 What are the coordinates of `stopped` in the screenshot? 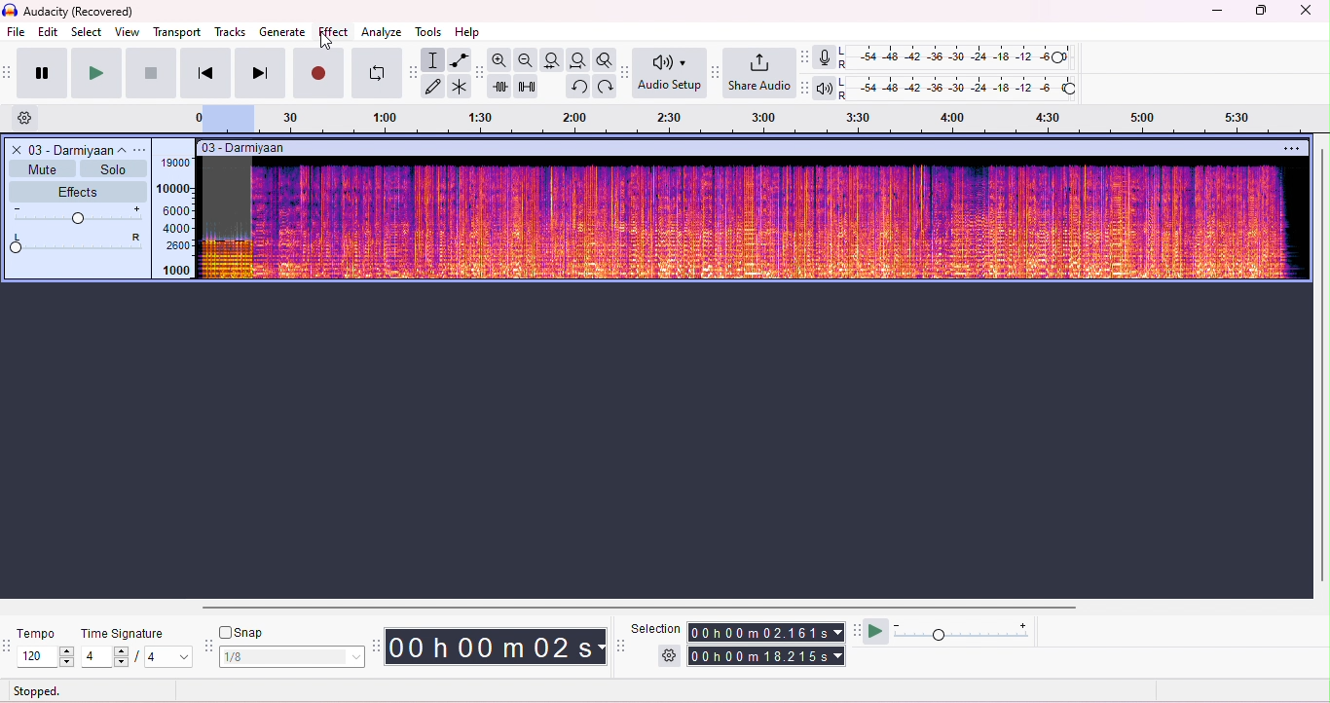 It's located at (37, 690).